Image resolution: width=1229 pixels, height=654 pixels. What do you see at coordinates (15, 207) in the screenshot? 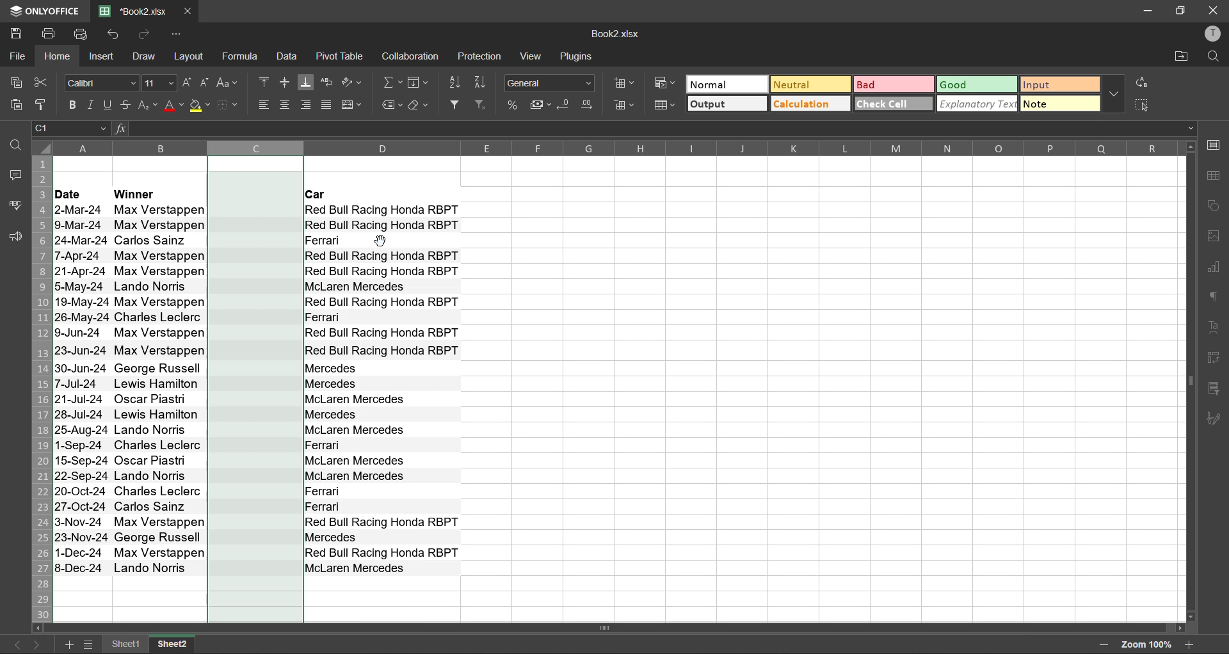
I see `spellcheck` at bounding box center [15, 207].